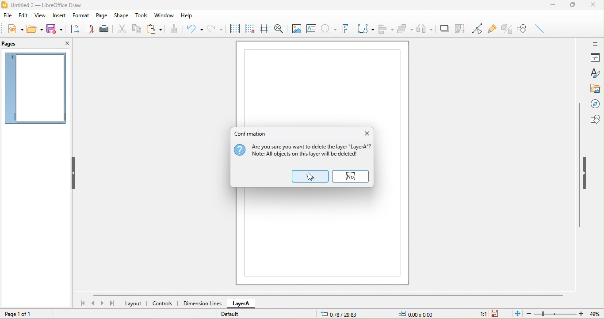  I want to click on edit, so click(23, 15).